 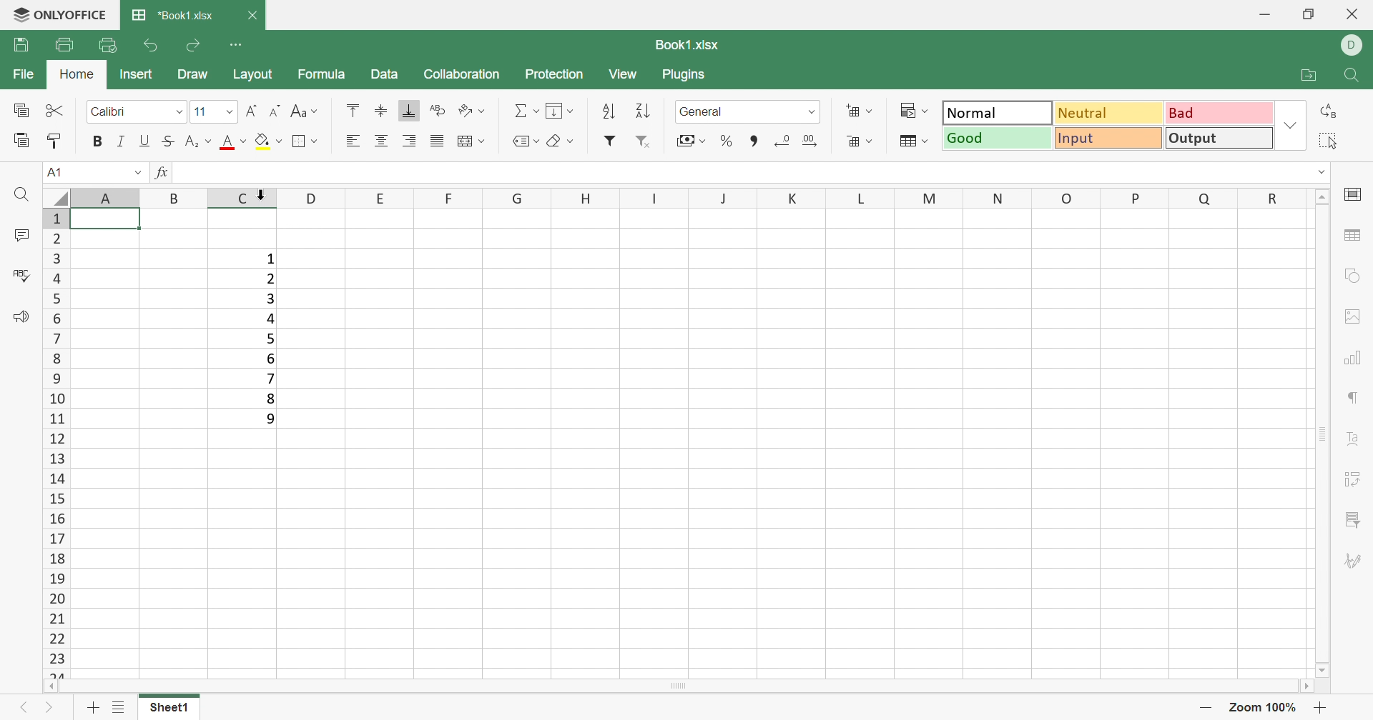 What do you see at coordinates (1327, 142) in the screenshot?
I see `Select all` at bounding box center [1327, 142].